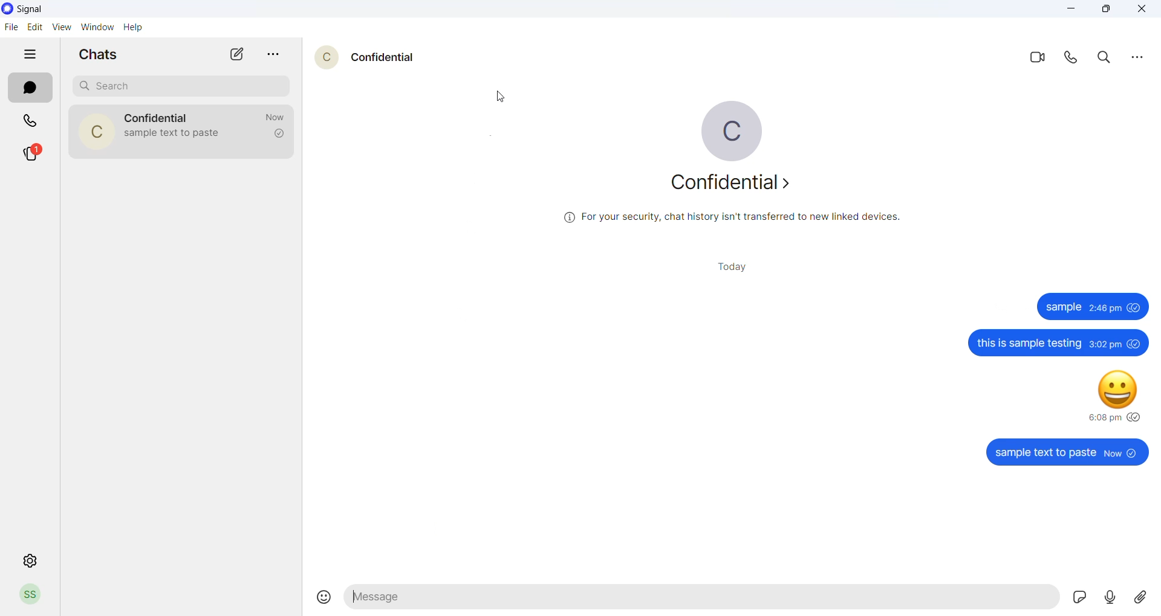 The image size is (1161, 616). I want to click on voice call, so click(1076, 61).